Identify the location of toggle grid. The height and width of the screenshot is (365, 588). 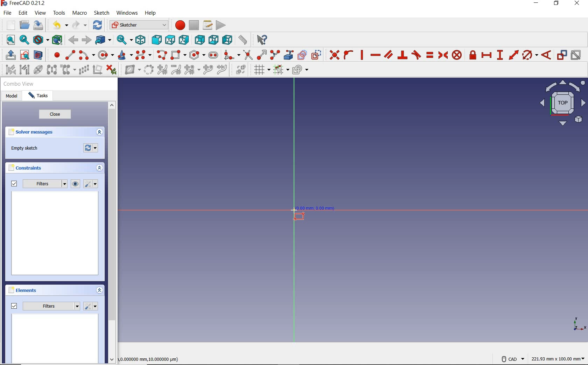
(261, 70).